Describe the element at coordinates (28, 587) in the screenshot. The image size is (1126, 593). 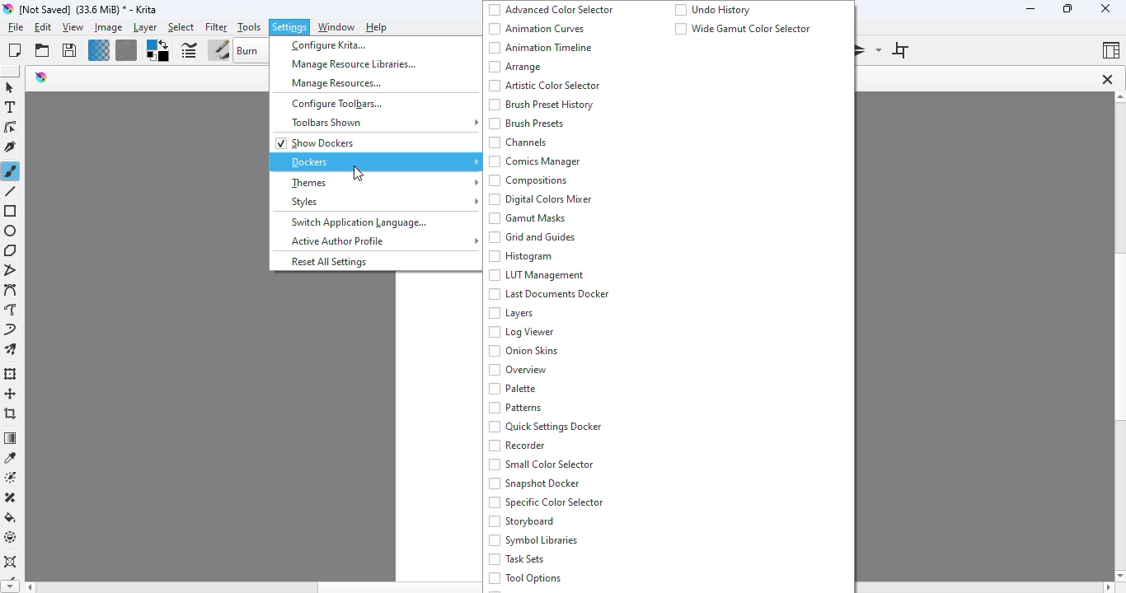
I see `scroll left` at that location.